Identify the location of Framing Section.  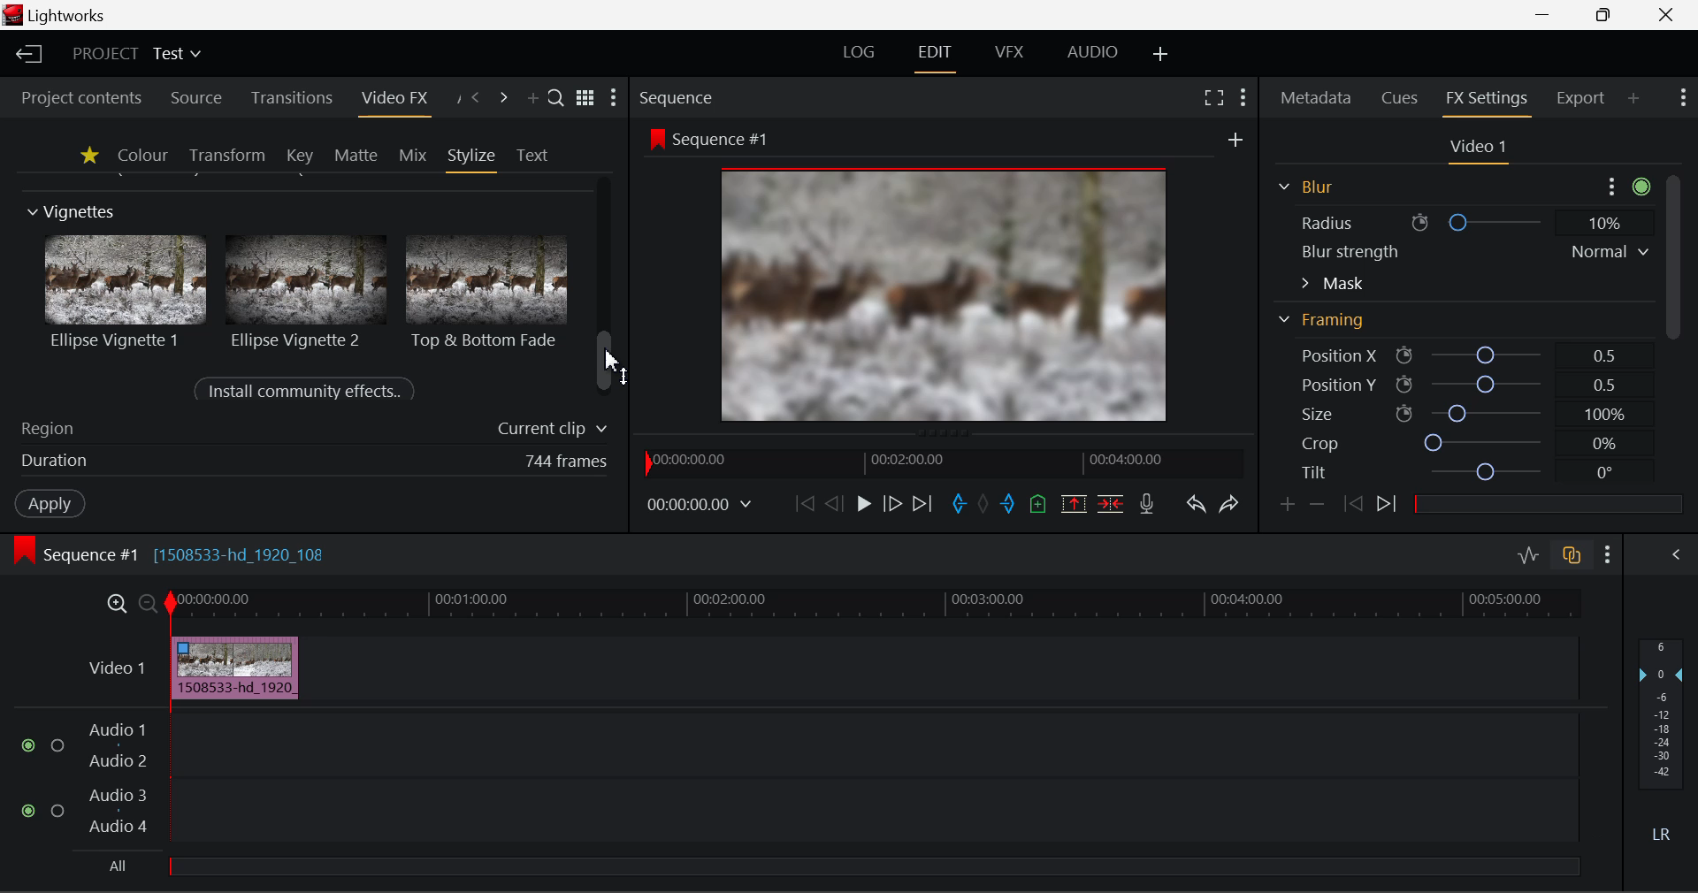
(1327, 326).